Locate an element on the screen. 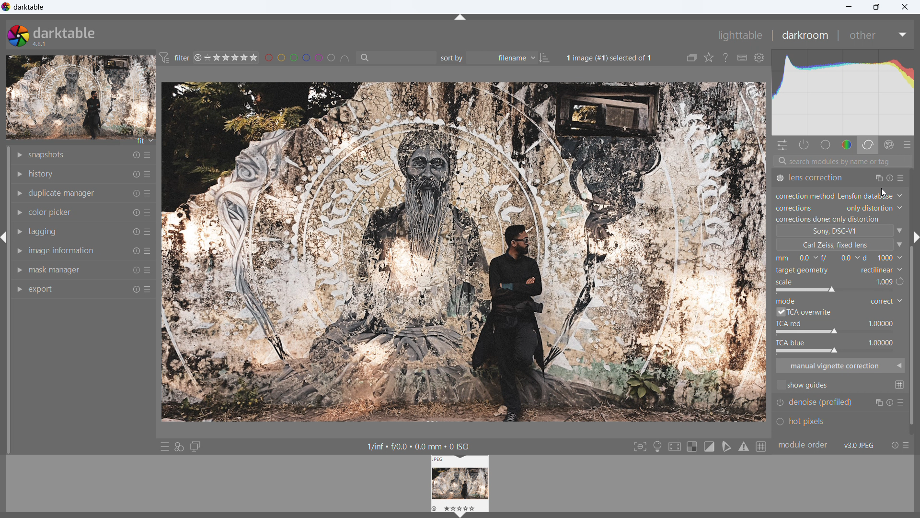  history is located at coordinates (42, 174).